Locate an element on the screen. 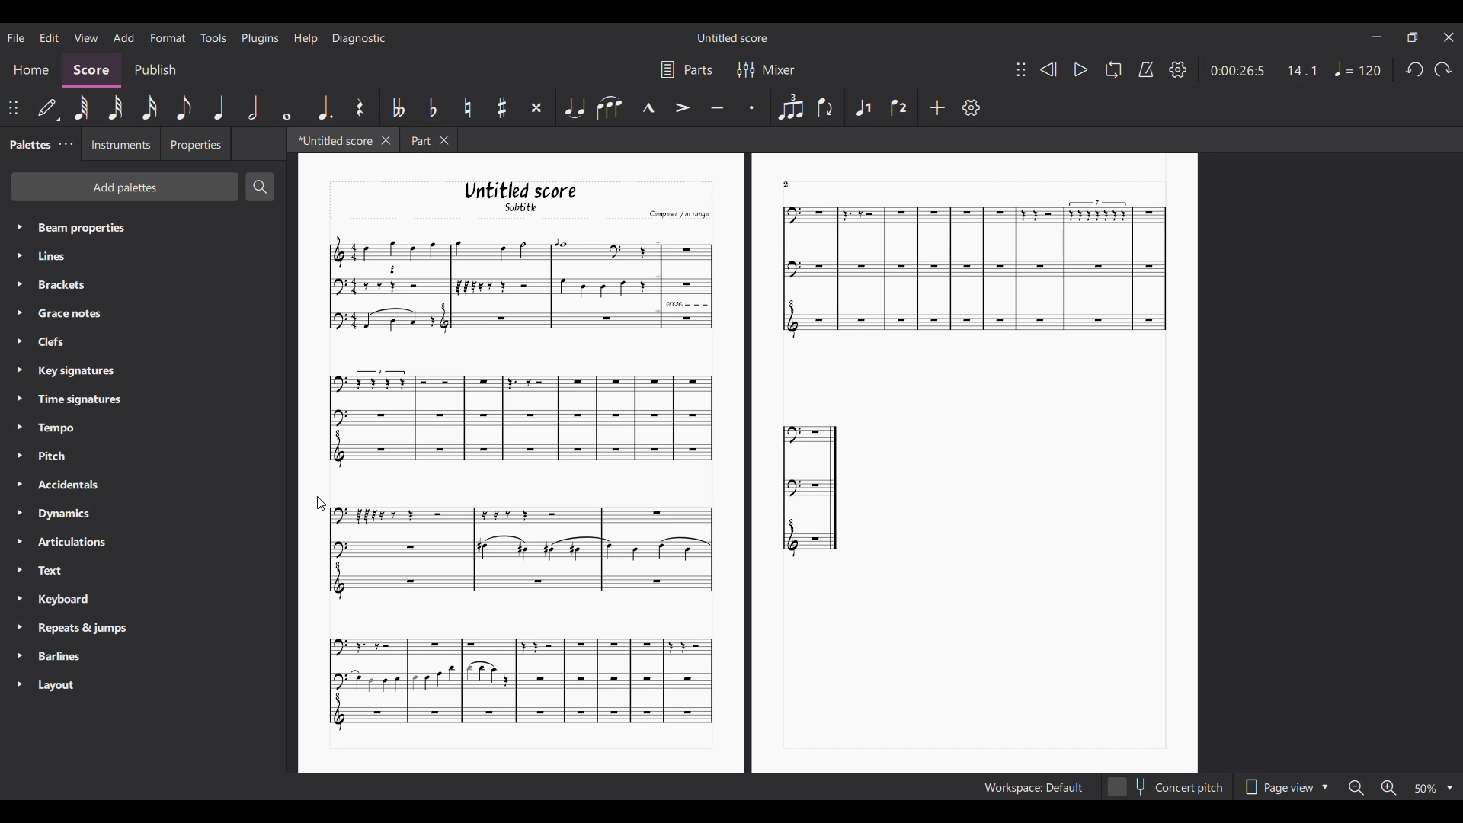 This screenshot has width=1463, height=823. » Lines is located at coordinates (66, 258).